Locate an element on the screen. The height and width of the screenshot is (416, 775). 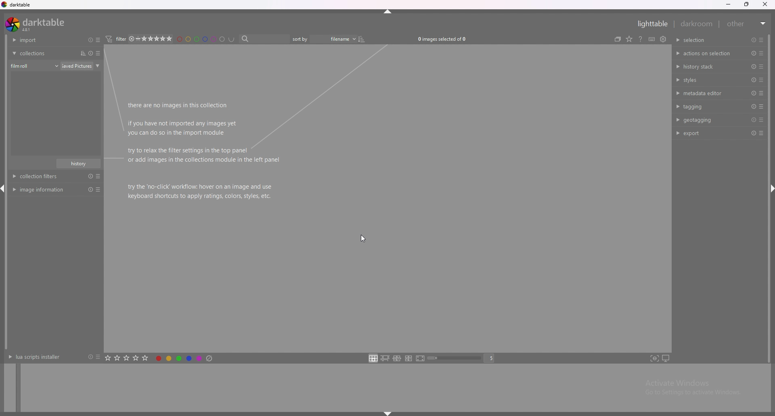
culling layout in dynamic mode is located at coordinates (408, 358).